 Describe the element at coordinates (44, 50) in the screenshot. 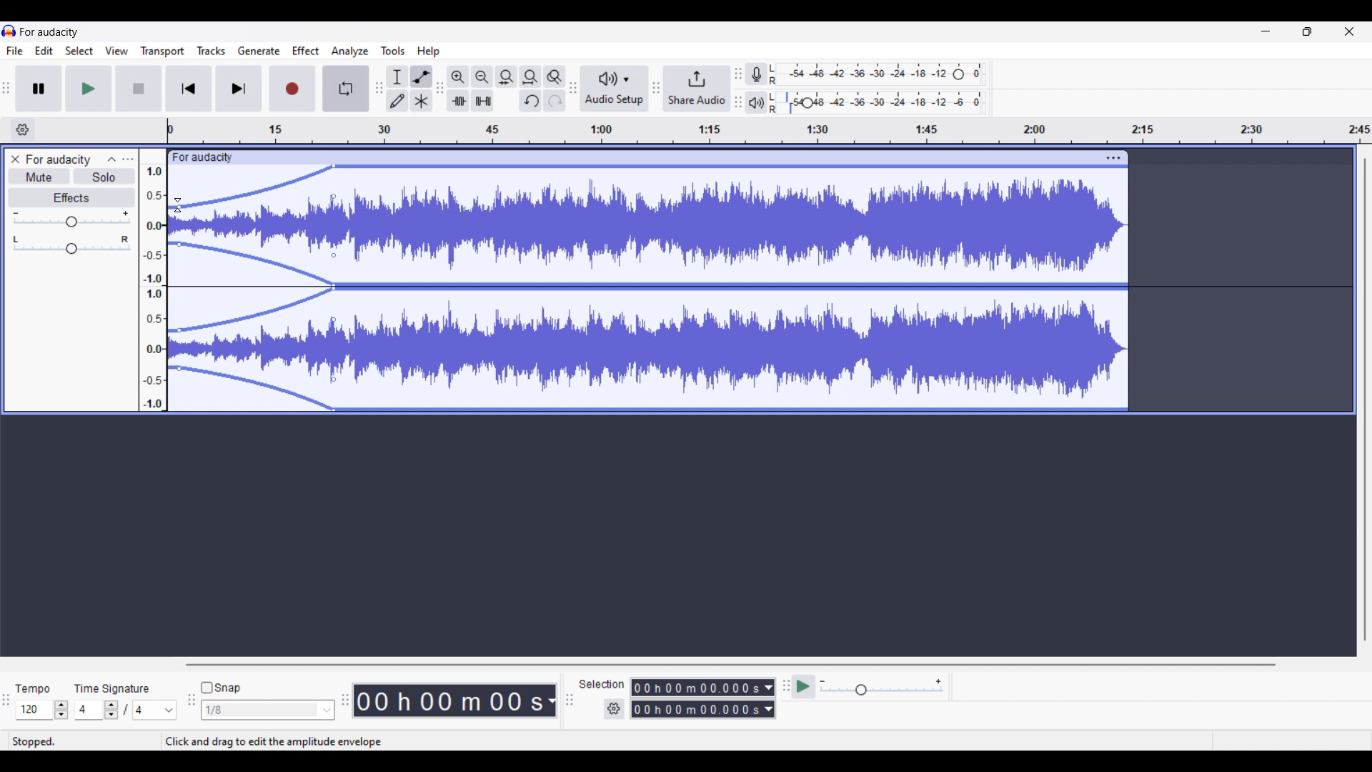

I see `Edit` at that location.